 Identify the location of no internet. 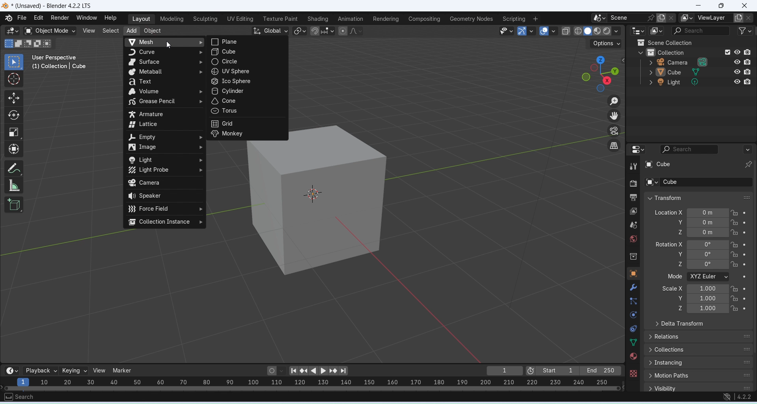
(727, 397).